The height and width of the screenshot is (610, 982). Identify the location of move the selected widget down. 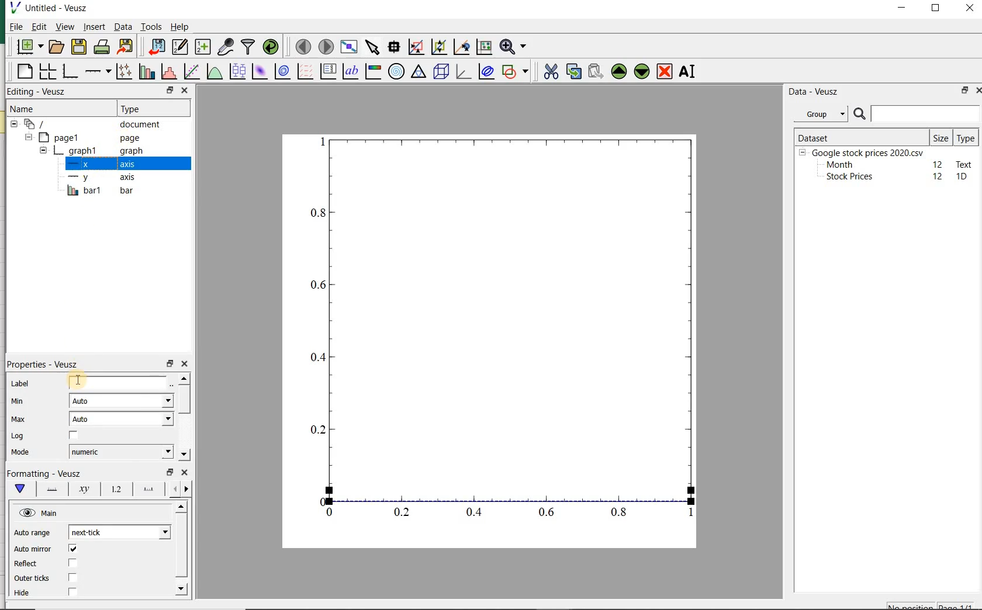
(642, 71).